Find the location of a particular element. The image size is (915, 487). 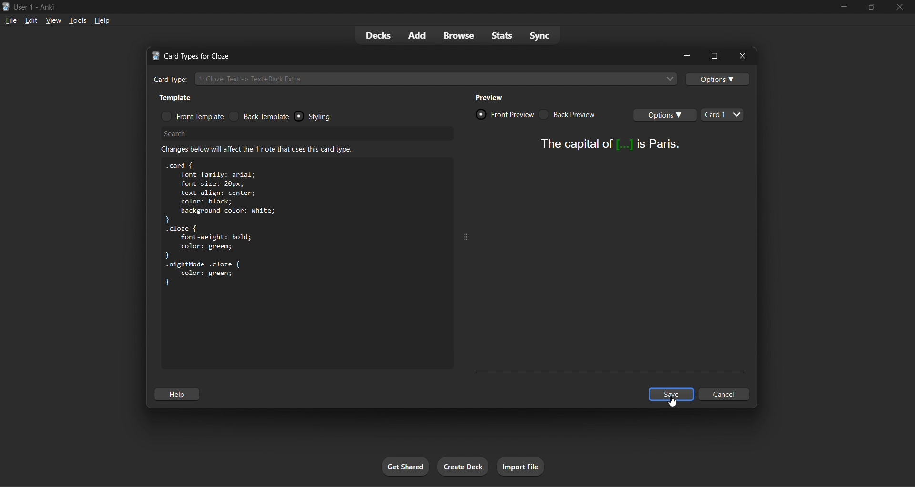

front template radio button is located at coordinates (192, 115).